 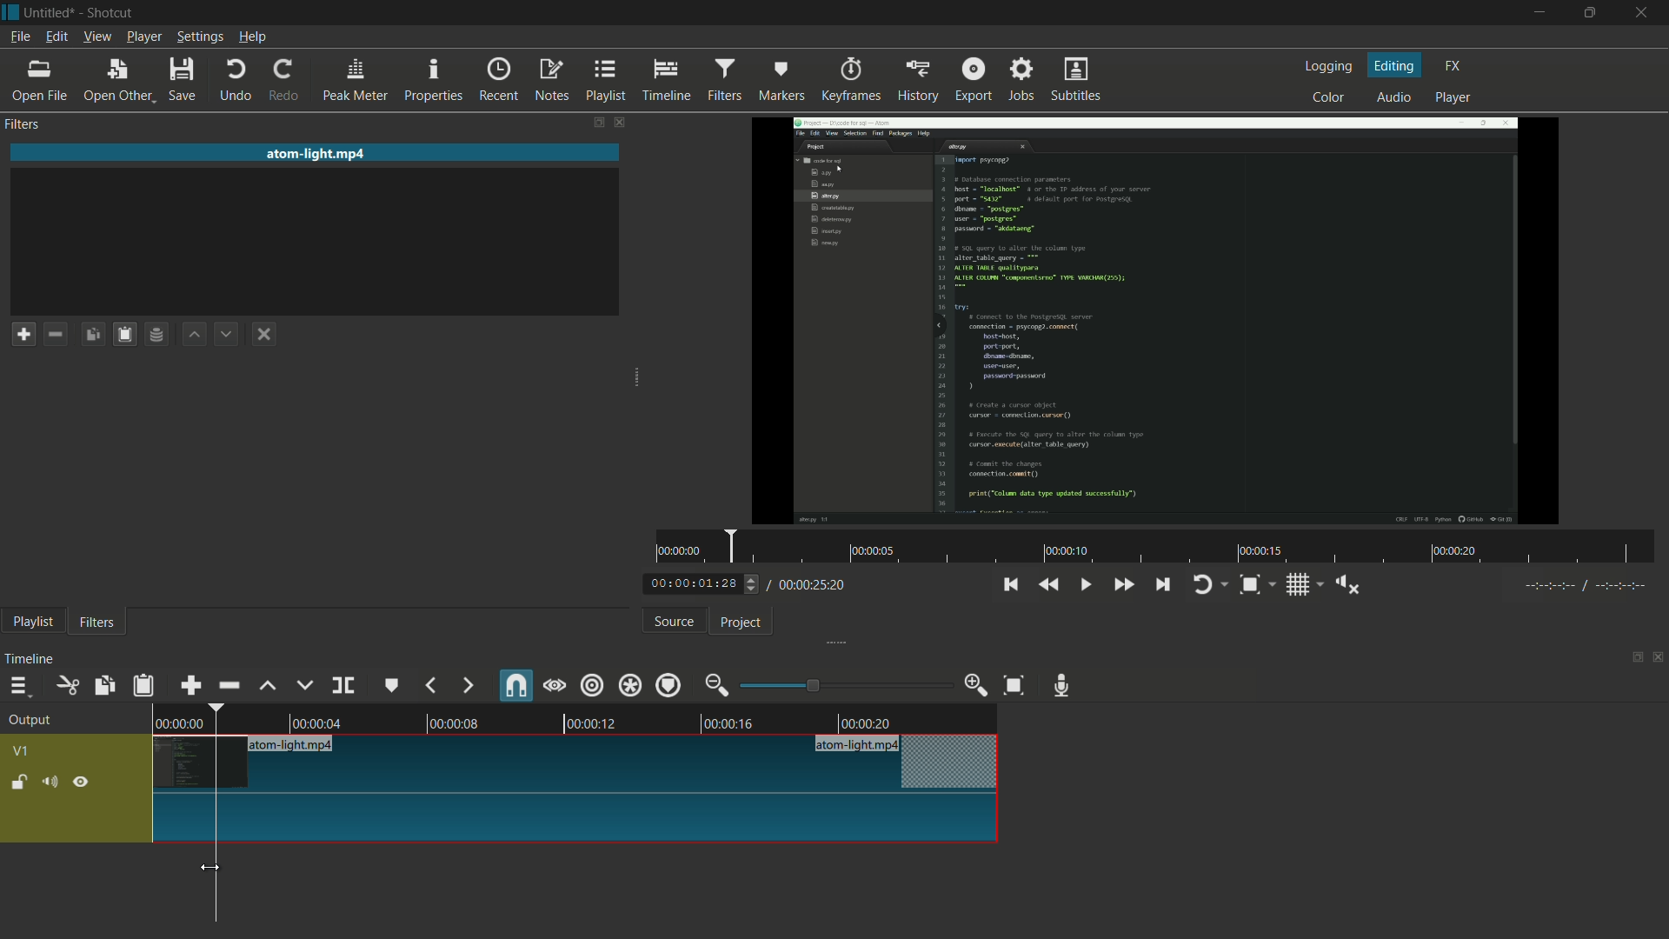 What do you see at coordinates (269, 686) in the screenshot?
I see `lift` at bounding box center [269, 686].